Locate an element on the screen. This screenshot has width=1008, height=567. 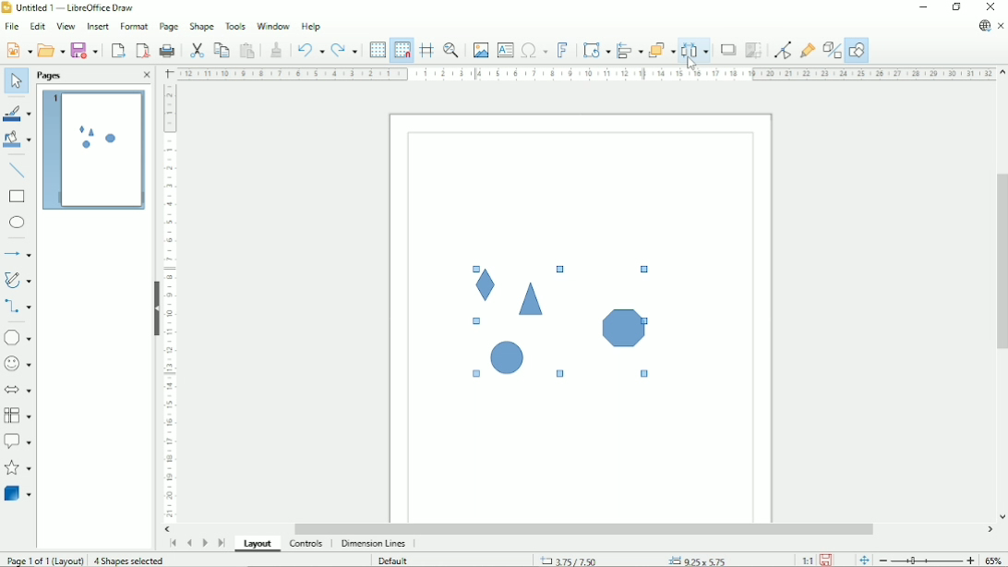
Line color is located at coordinates (19, 114).